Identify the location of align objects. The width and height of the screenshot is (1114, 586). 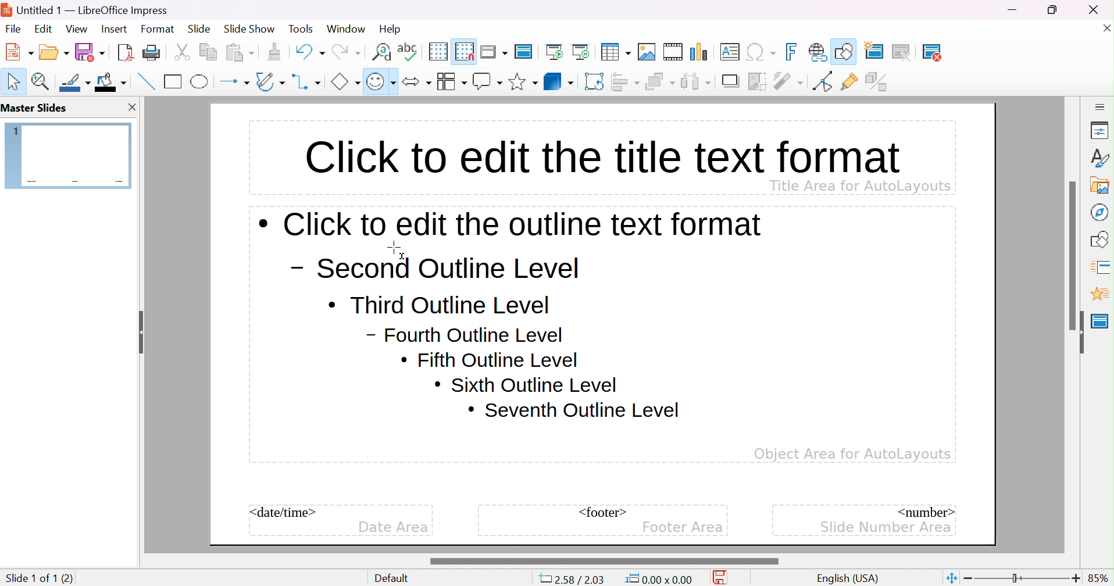
(627, 81).